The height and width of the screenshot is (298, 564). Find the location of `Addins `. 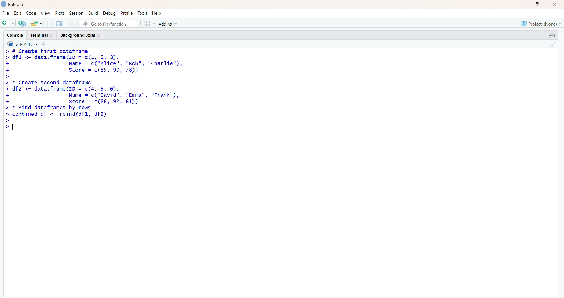

Addins  is located at coordinates (167, 24).